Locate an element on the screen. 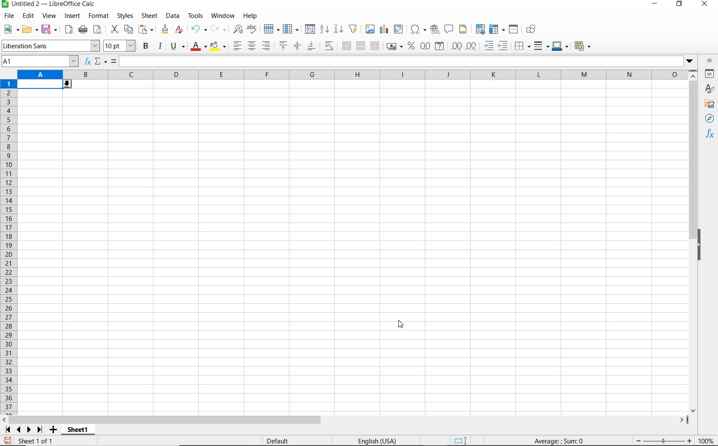  sheet1 is located at coordinates (77, 431).